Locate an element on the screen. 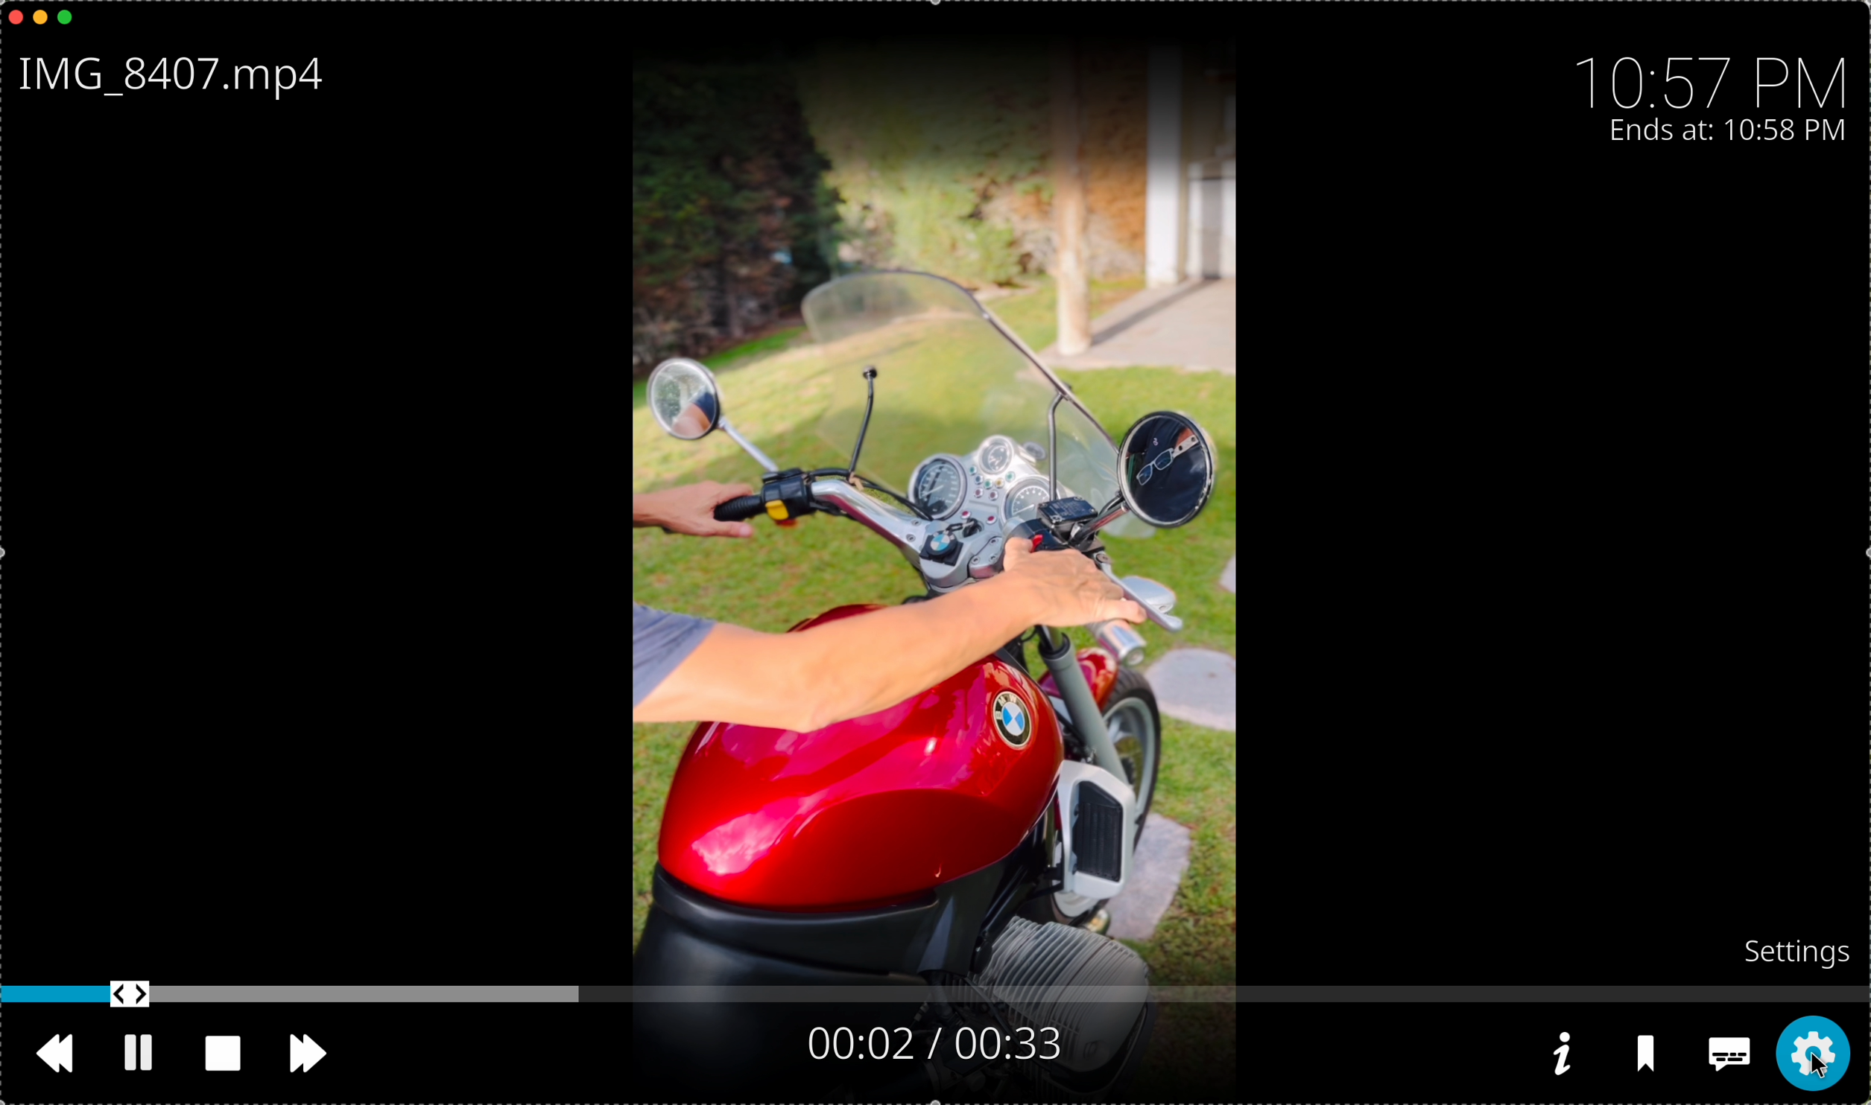 The width and height of the screenshot is (1871, 1105). subtitles is located at coordinates (1726, 1057).